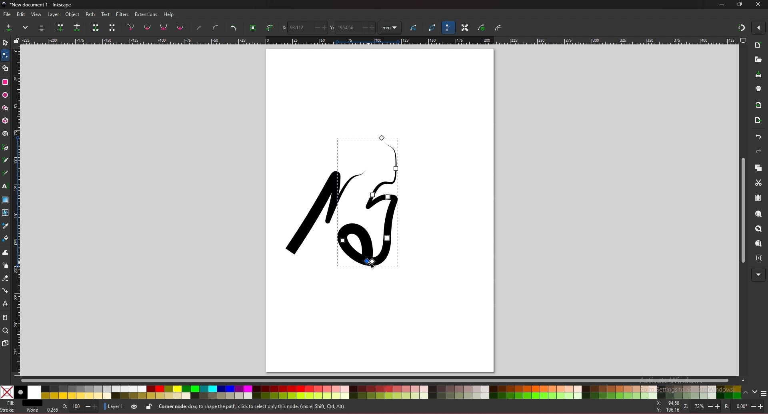 The image size is (768, 414). What do you see at coordinates (73, 15) in the screenshot?
I see `object` at bounding box center [73, 15].